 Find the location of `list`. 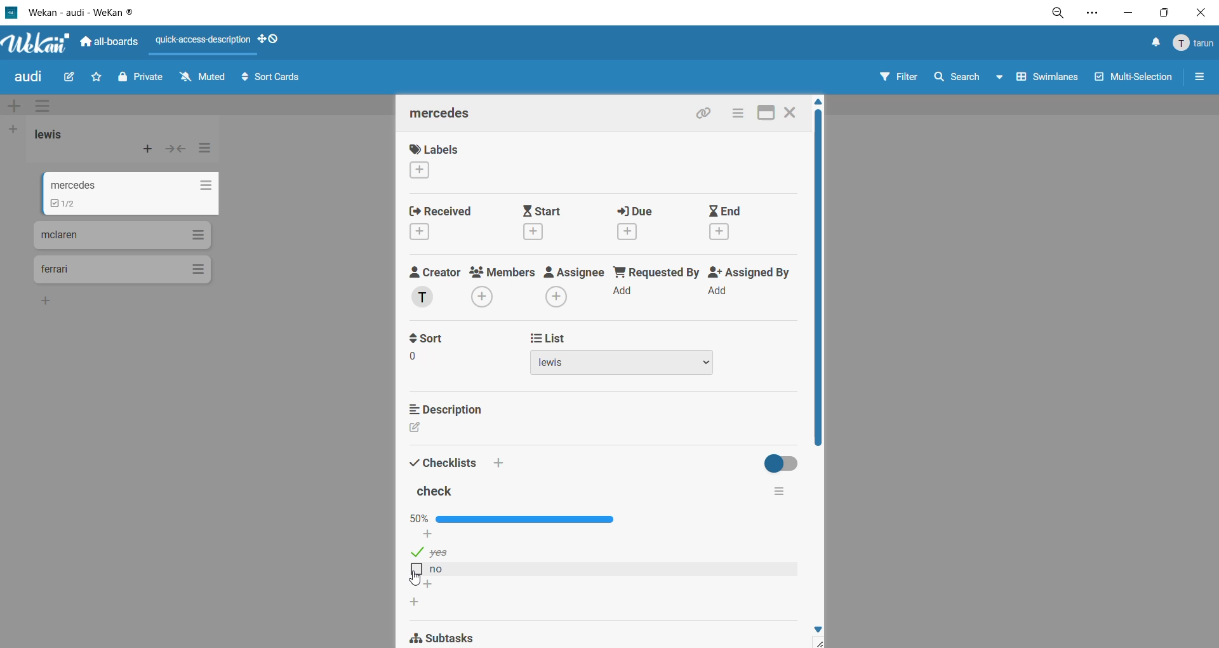

list is located at coordinates (629, 354).